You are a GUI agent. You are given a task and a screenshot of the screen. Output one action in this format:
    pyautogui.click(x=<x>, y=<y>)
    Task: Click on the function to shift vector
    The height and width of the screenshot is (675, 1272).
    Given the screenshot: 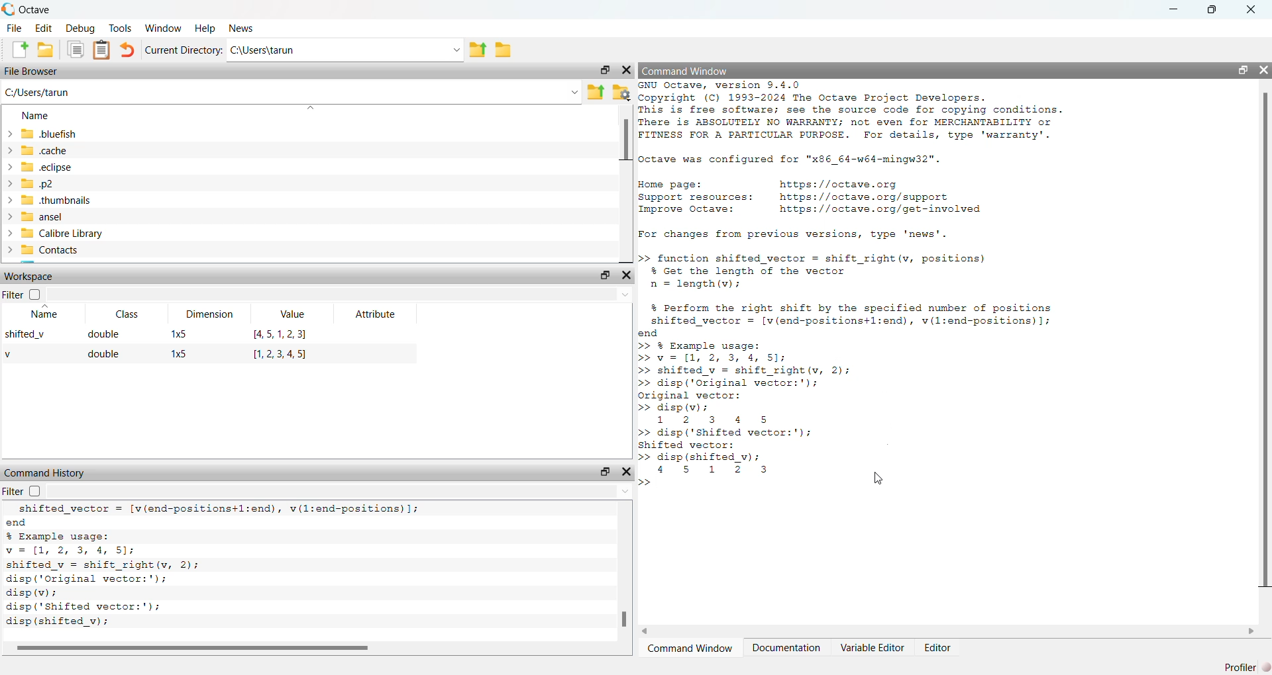 What is the action you would take?
    pyautogui.click(x=837, y=270)
    